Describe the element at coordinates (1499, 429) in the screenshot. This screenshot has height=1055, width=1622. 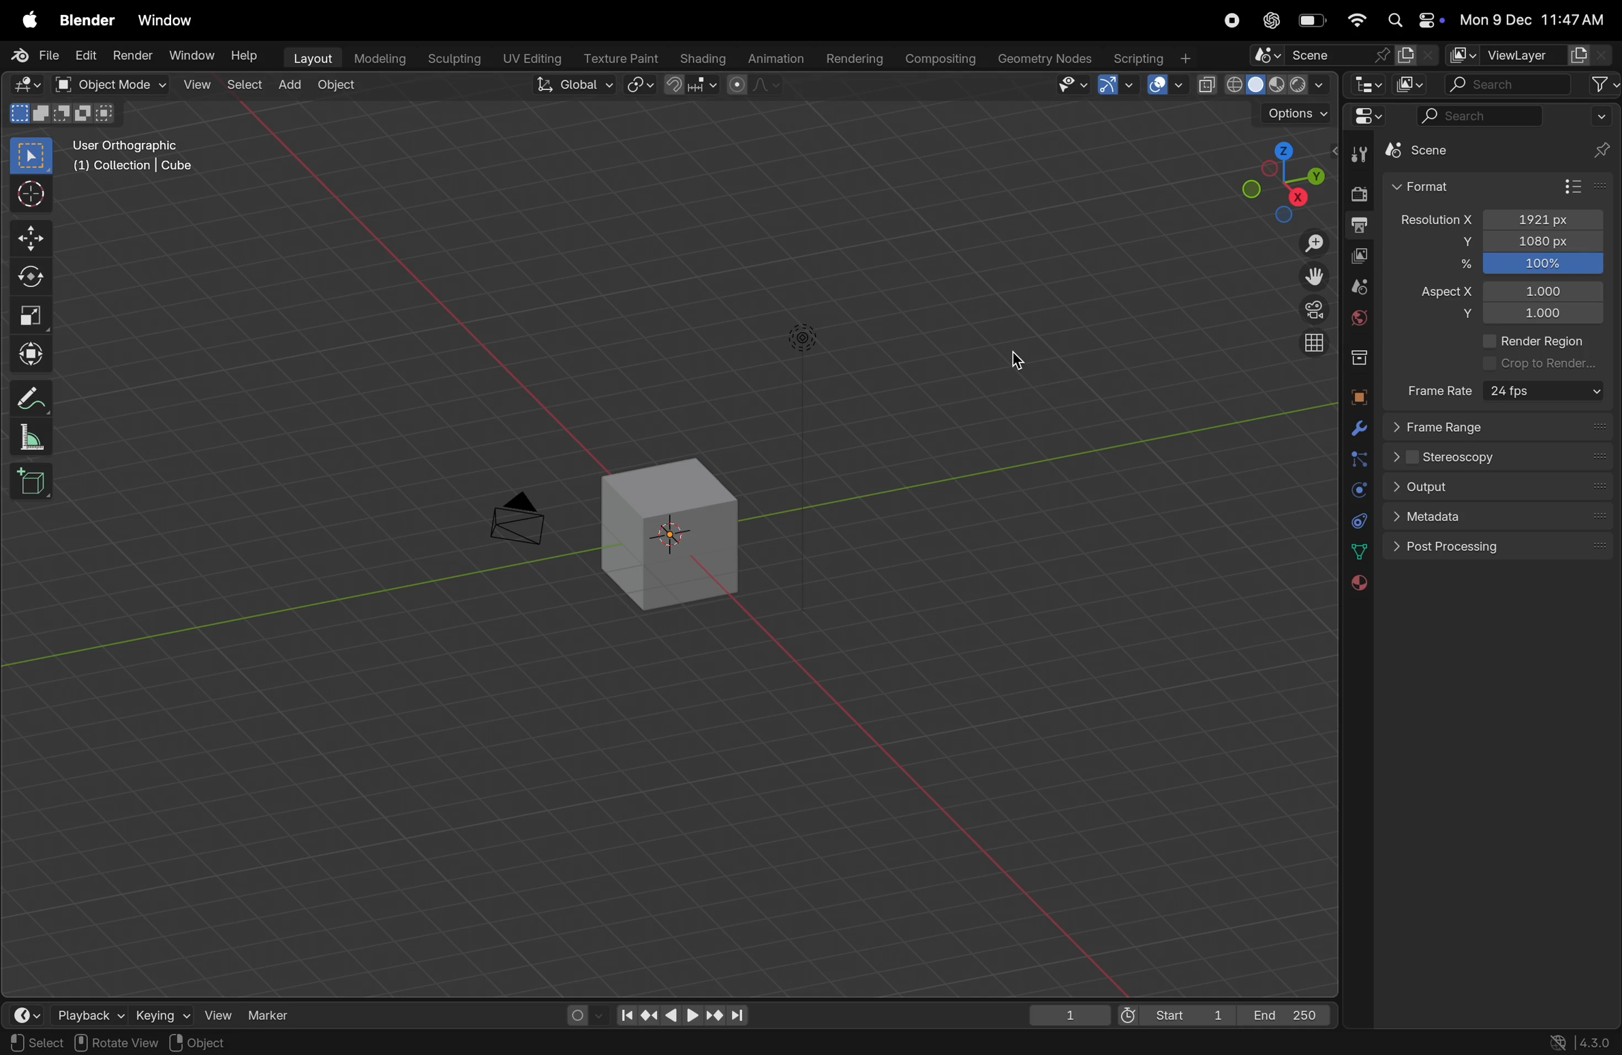
I see `frame range` at that location.